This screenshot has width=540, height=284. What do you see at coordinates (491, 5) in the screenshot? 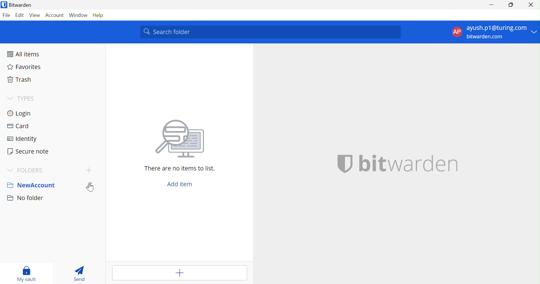
I see `Minimize` at bounding box center [491, 5].